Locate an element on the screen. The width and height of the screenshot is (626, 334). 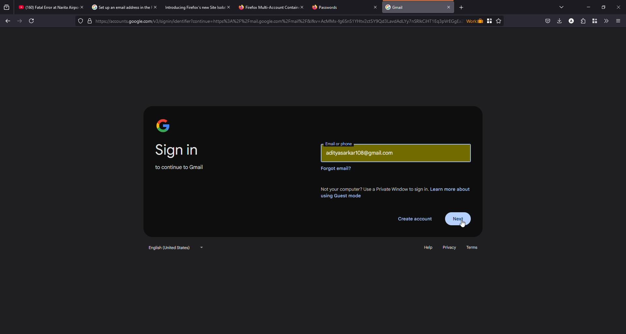
extensions is located at coordinates (582, 21).